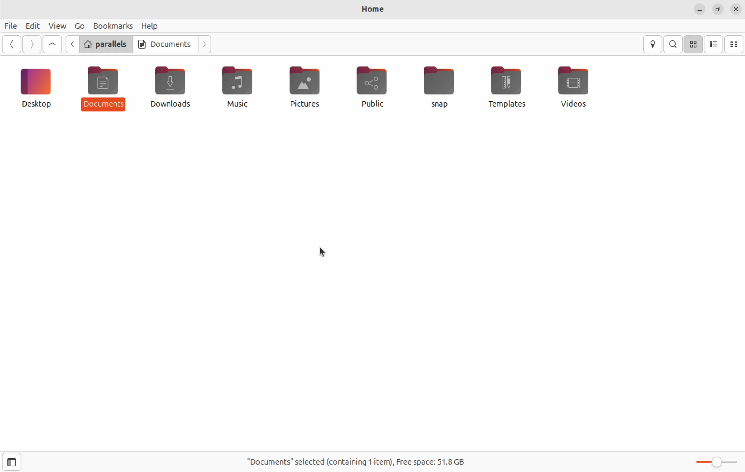  I want to click on Go up, so click(52, 43).